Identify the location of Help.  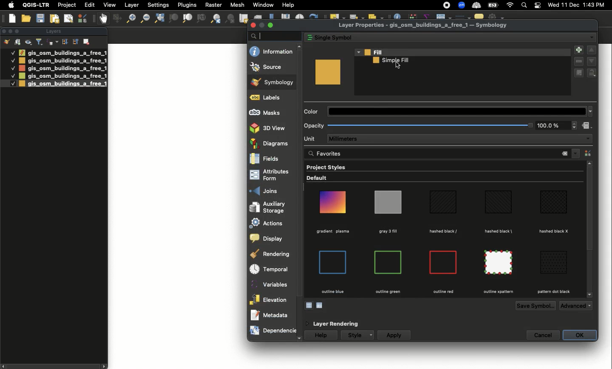
(288, 5).